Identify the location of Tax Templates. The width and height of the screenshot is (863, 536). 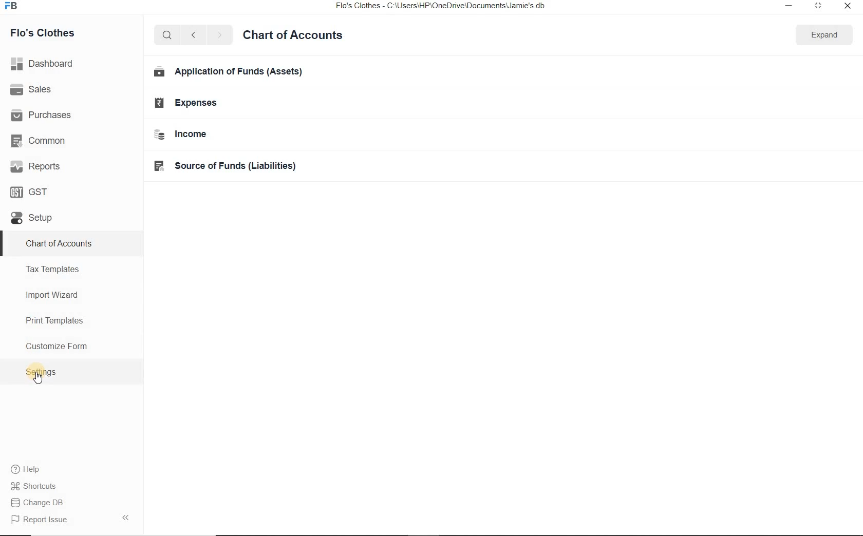
(54, 270).